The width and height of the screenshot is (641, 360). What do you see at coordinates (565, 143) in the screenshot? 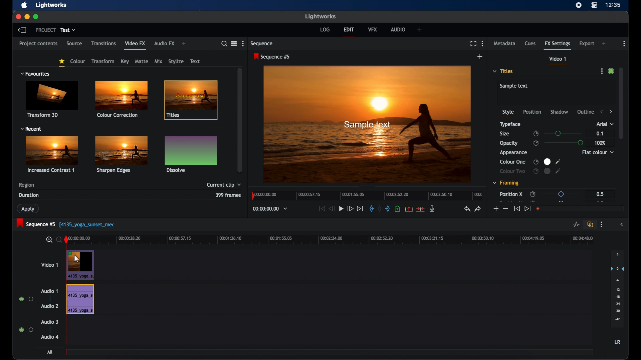
I see `slider` at bounding box center [565, 143].